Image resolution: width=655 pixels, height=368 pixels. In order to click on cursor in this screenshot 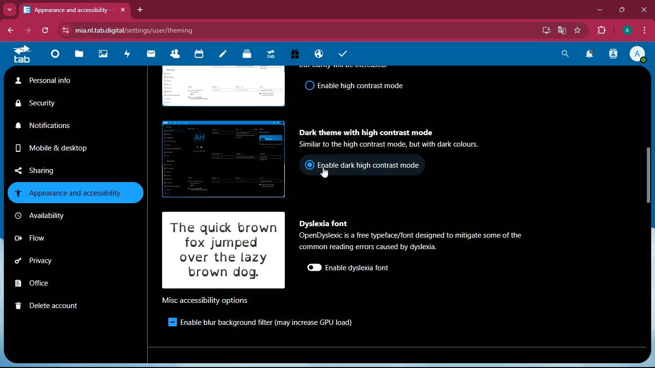, I will do `click(326, 174)`.